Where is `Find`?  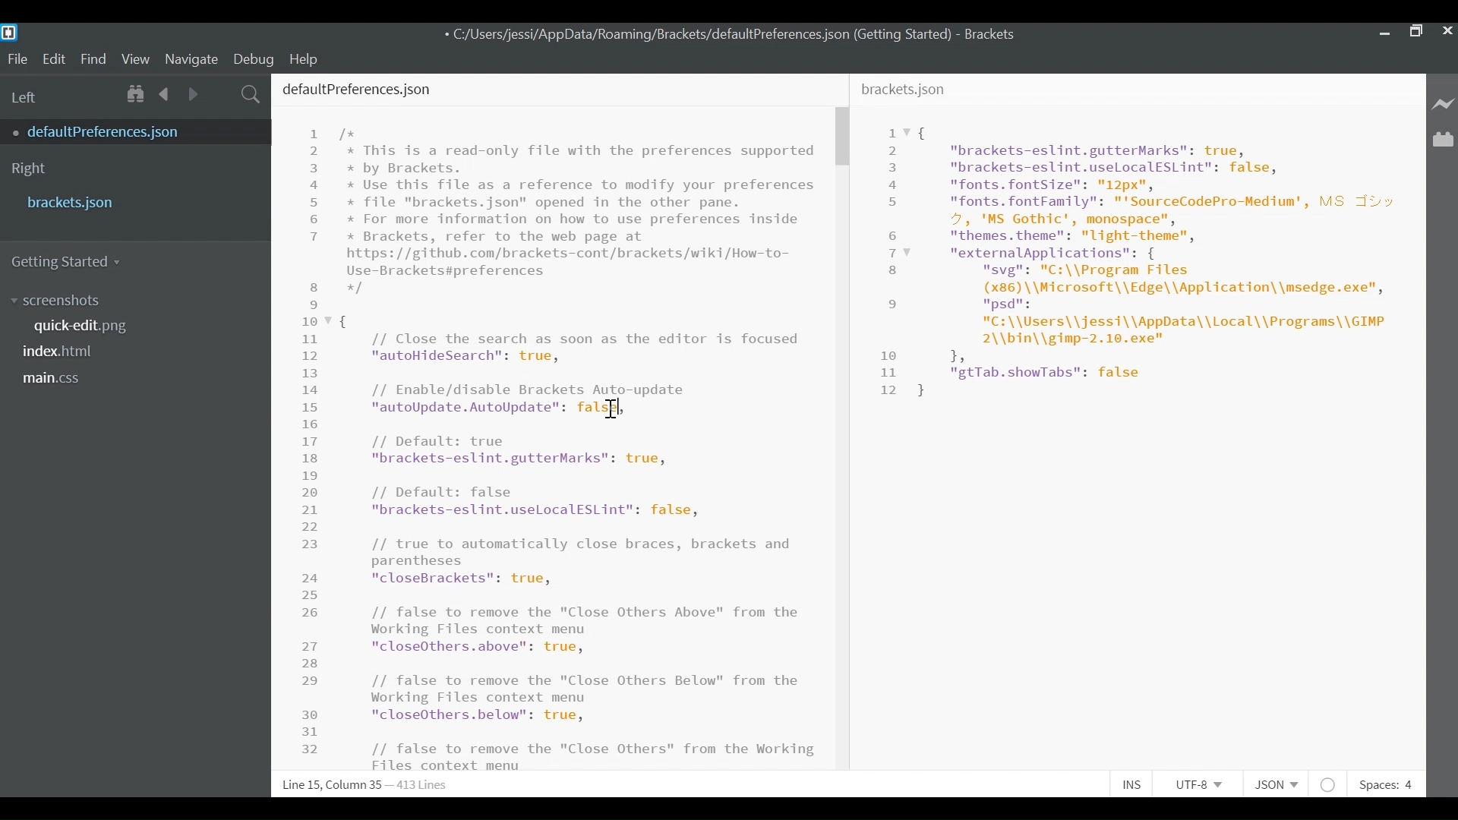
Find is located at coordinates (93, 58).